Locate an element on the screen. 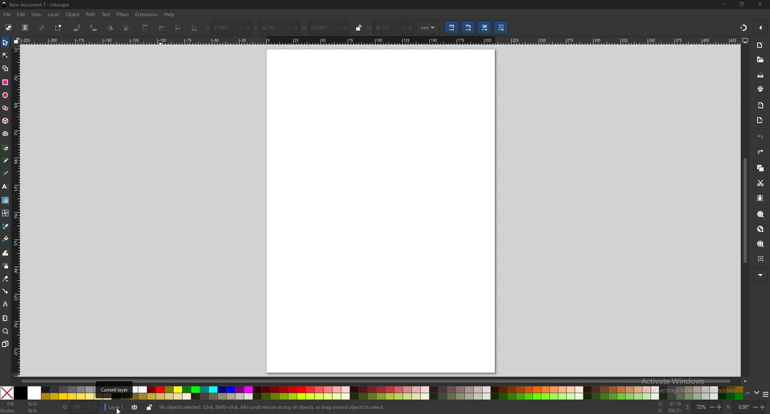 This screenshot has width=770, height=414. filters is located at coordinates (123, 14).